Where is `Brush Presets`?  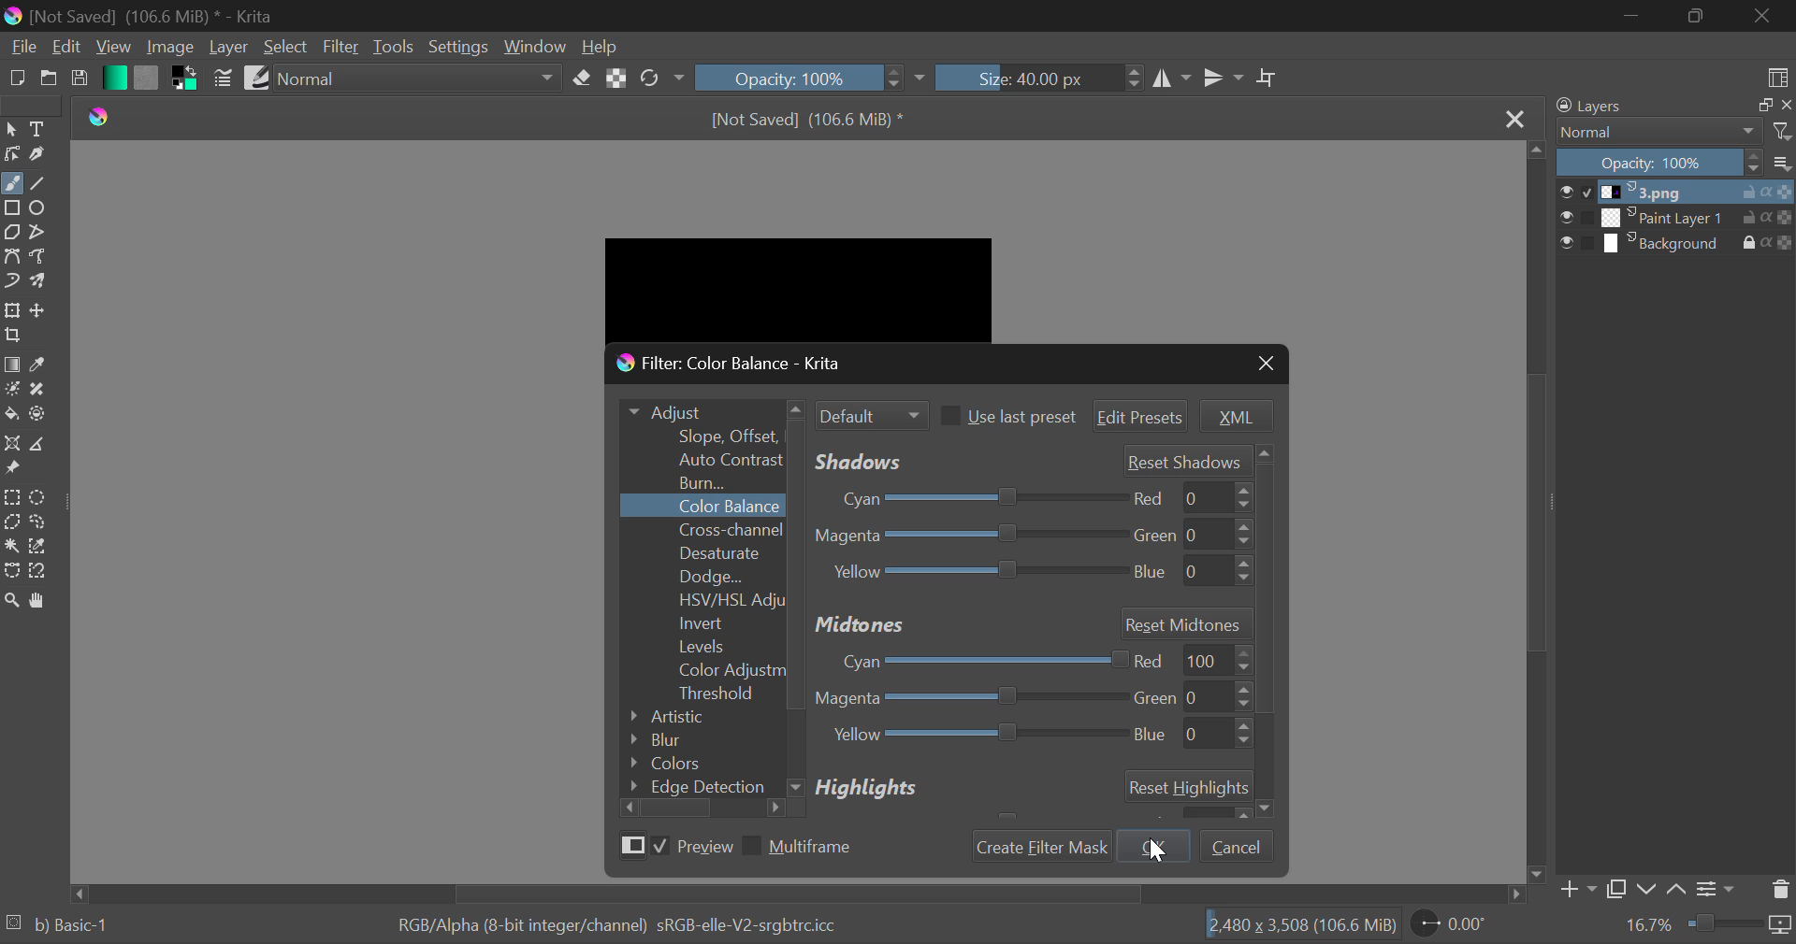
Brush Presets is located at coordinates (257, 78).